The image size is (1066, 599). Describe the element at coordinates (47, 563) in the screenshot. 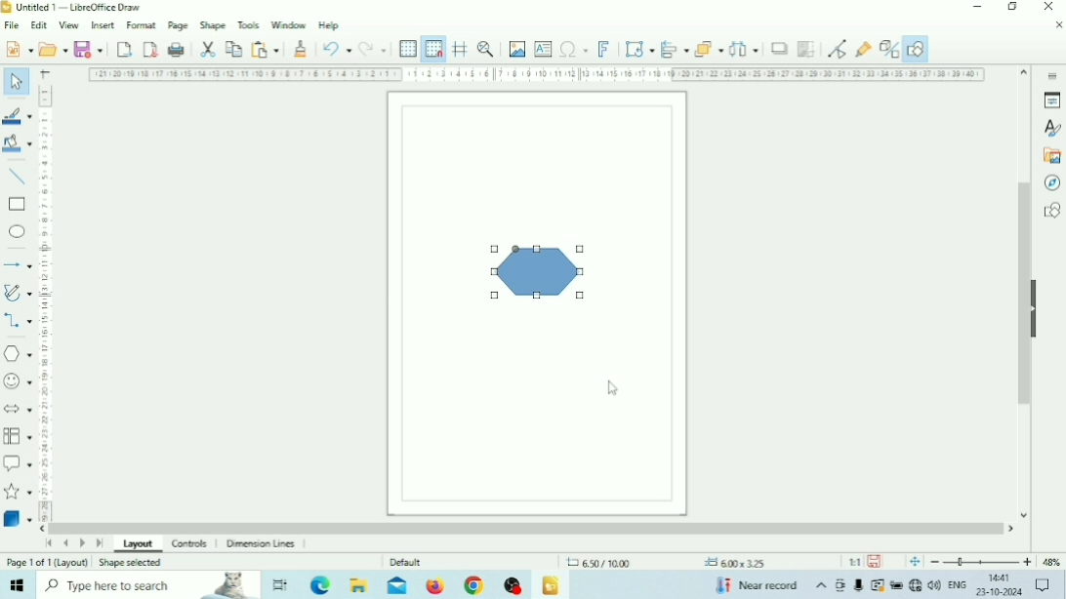

I see `Page number` at that location.